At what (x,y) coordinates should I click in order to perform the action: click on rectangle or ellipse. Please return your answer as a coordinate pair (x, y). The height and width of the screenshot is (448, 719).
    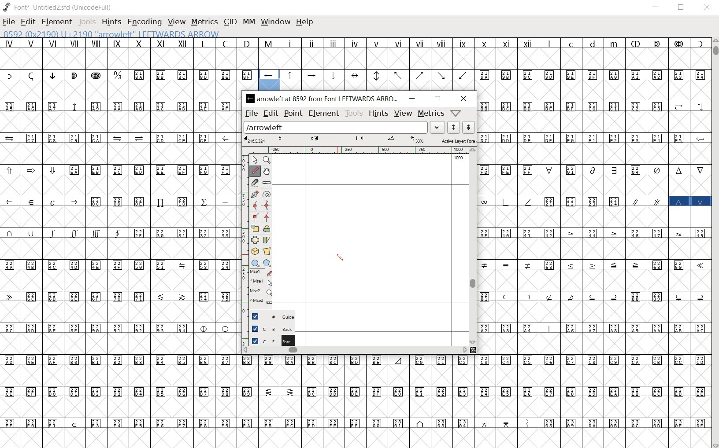
    Looking at the image, I should click on (256, 263).